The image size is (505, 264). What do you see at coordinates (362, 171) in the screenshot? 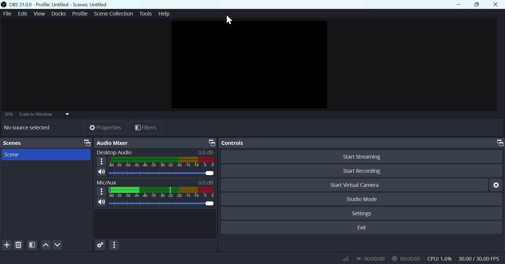
I see `Start recording` at bounding box center [362, 171].